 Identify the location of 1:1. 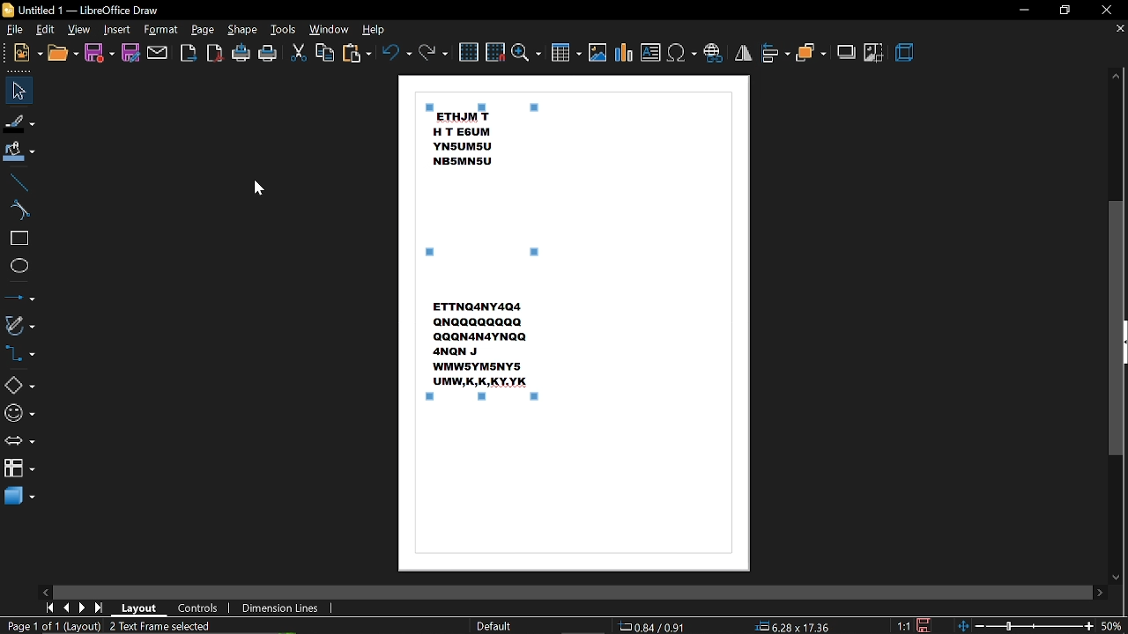
(902, 625).